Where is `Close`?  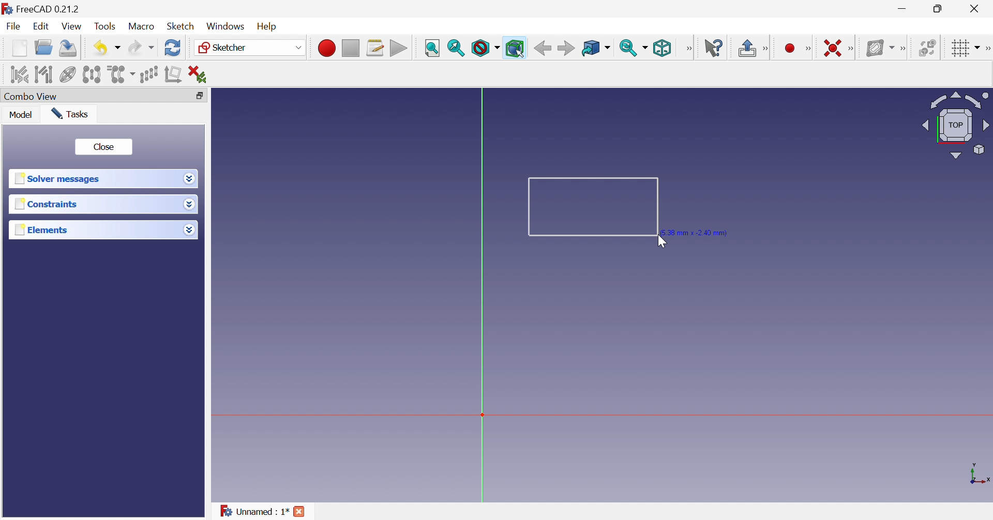 Close is located at coordinates (975, 8).